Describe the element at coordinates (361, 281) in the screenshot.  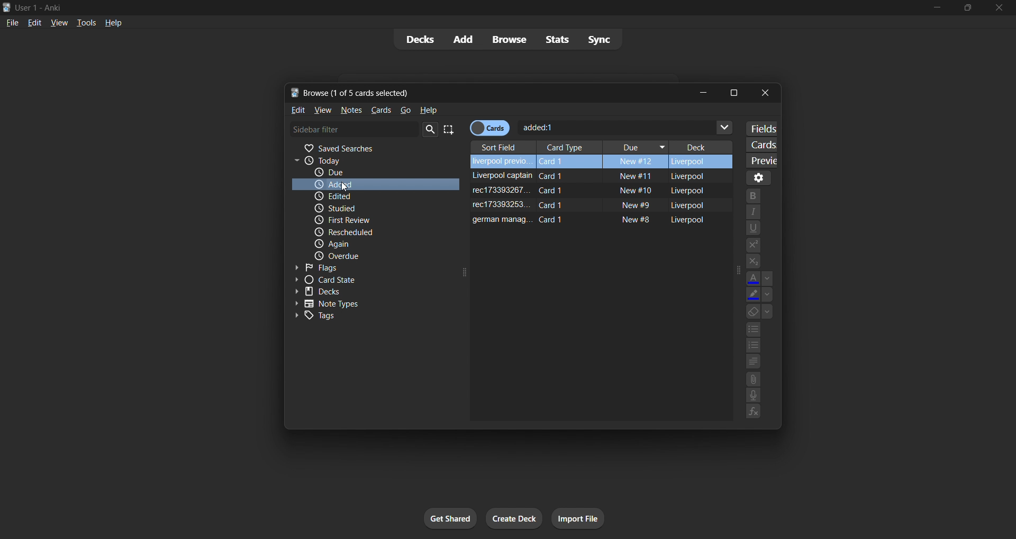
I see `card state filter toggle` at that location.